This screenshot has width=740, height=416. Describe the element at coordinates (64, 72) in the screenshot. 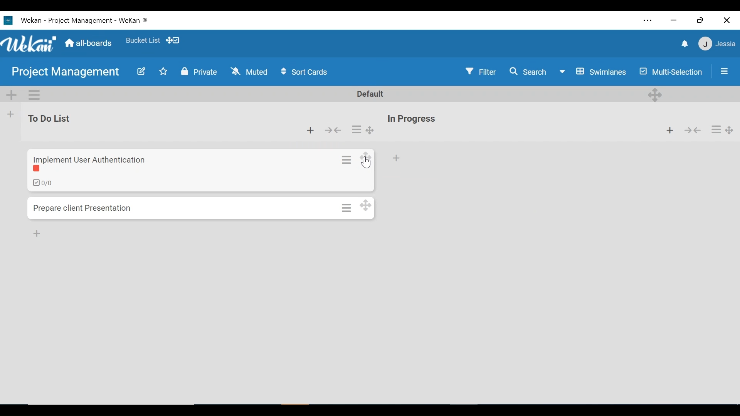

I see `Project Management` at that location.